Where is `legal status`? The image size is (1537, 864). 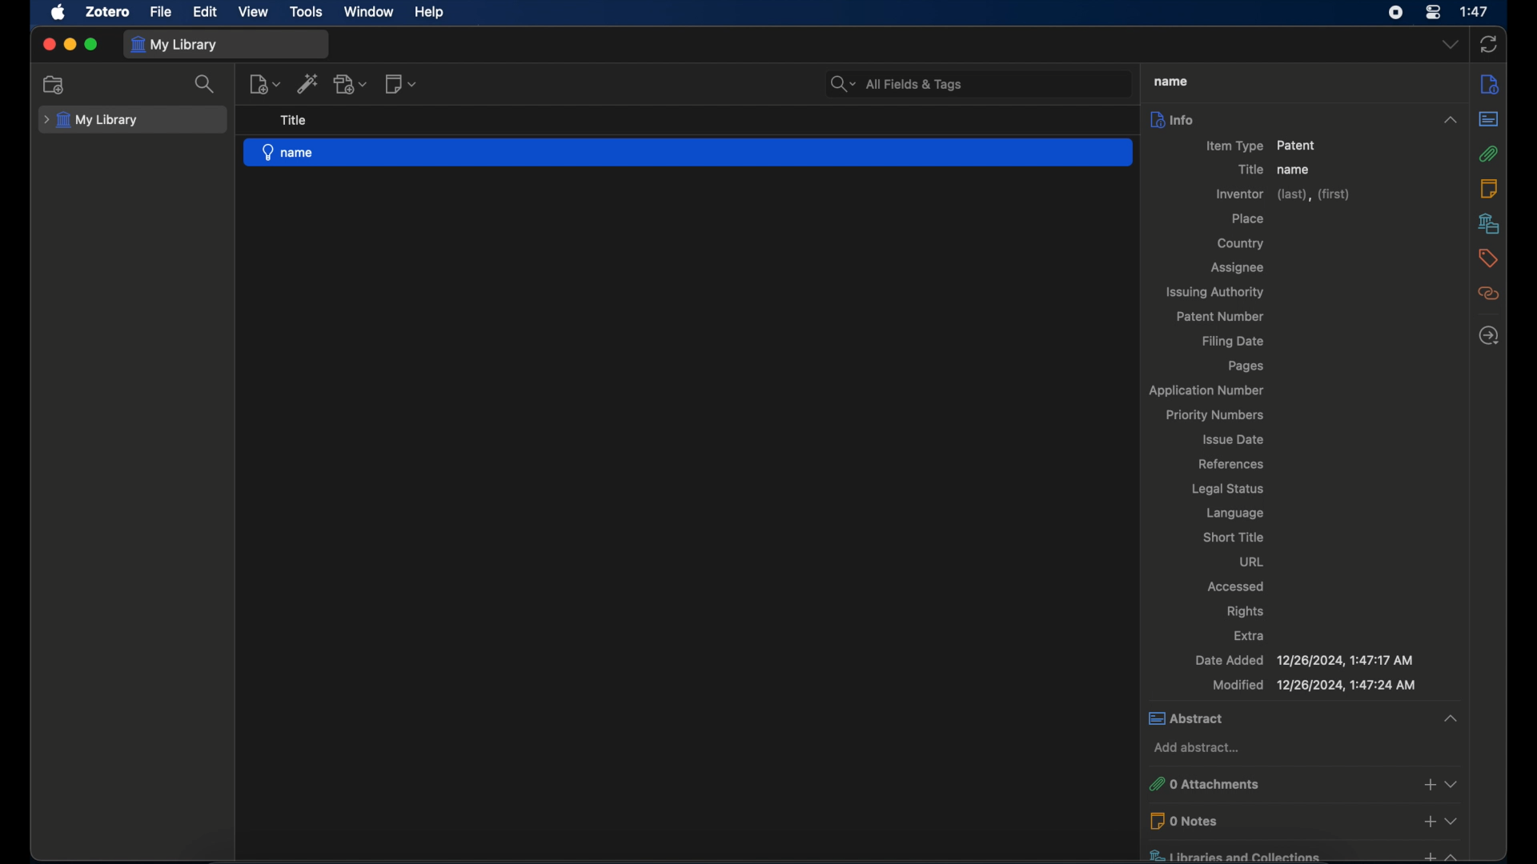
legal status is located at coordinates (1228, 489).